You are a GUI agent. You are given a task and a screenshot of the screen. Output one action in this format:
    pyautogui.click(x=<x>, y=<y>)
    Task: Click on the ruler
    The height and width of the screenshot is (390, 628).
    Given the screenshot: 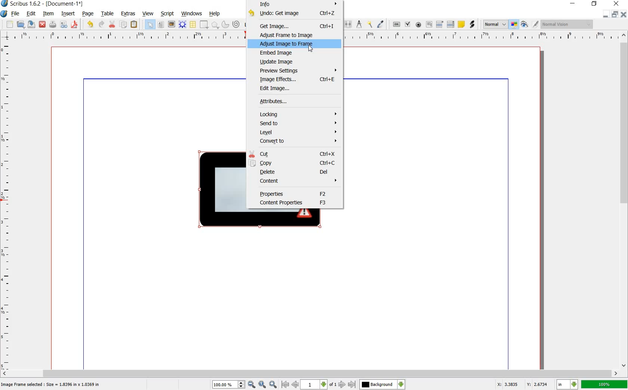 What is the action you would take?
    pyautogui.click(x=315, y=36)
    